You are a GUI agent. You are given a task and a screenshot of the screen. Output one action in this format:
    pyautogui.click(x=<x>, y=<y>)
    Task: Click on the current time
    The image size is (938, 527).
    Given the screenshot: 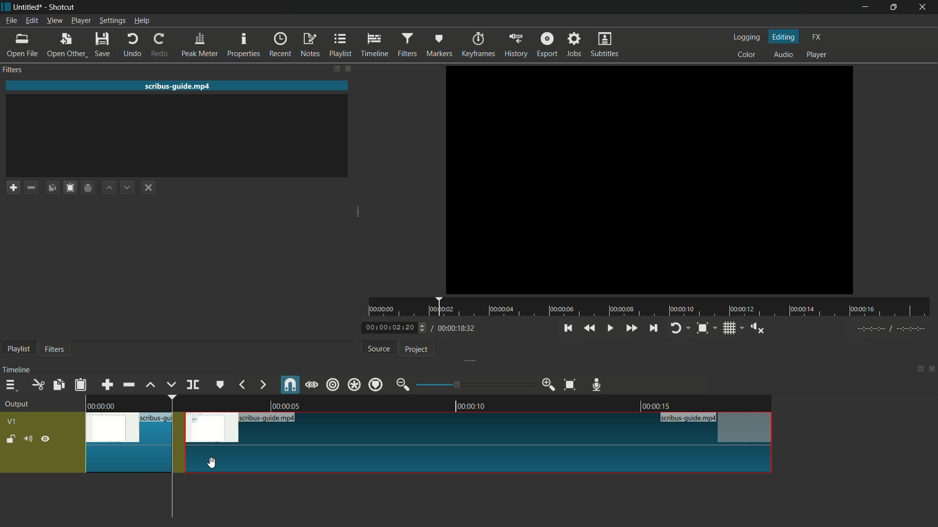 What is the action you would take?
    pyautogui.click(x=388, y=328)
    